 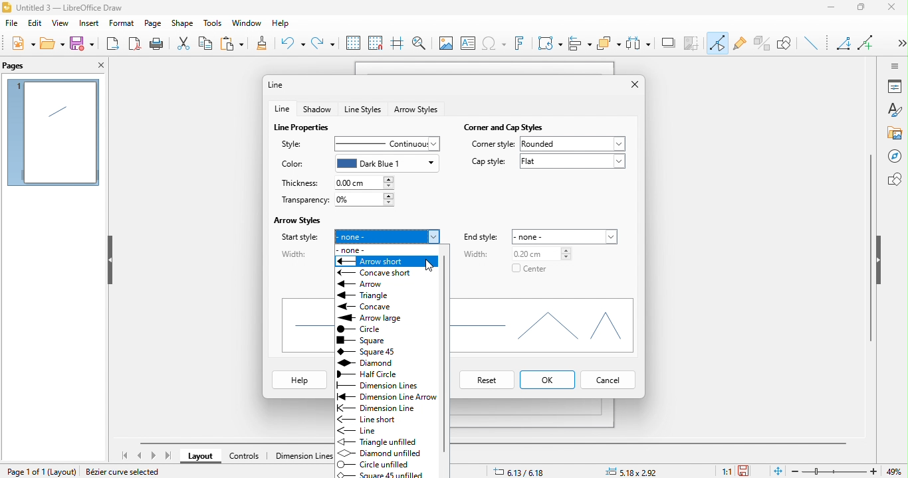 What do you see at coordinates (814, 44) in the screenshot?
I see `insert line` at bounding box center [814, 44].